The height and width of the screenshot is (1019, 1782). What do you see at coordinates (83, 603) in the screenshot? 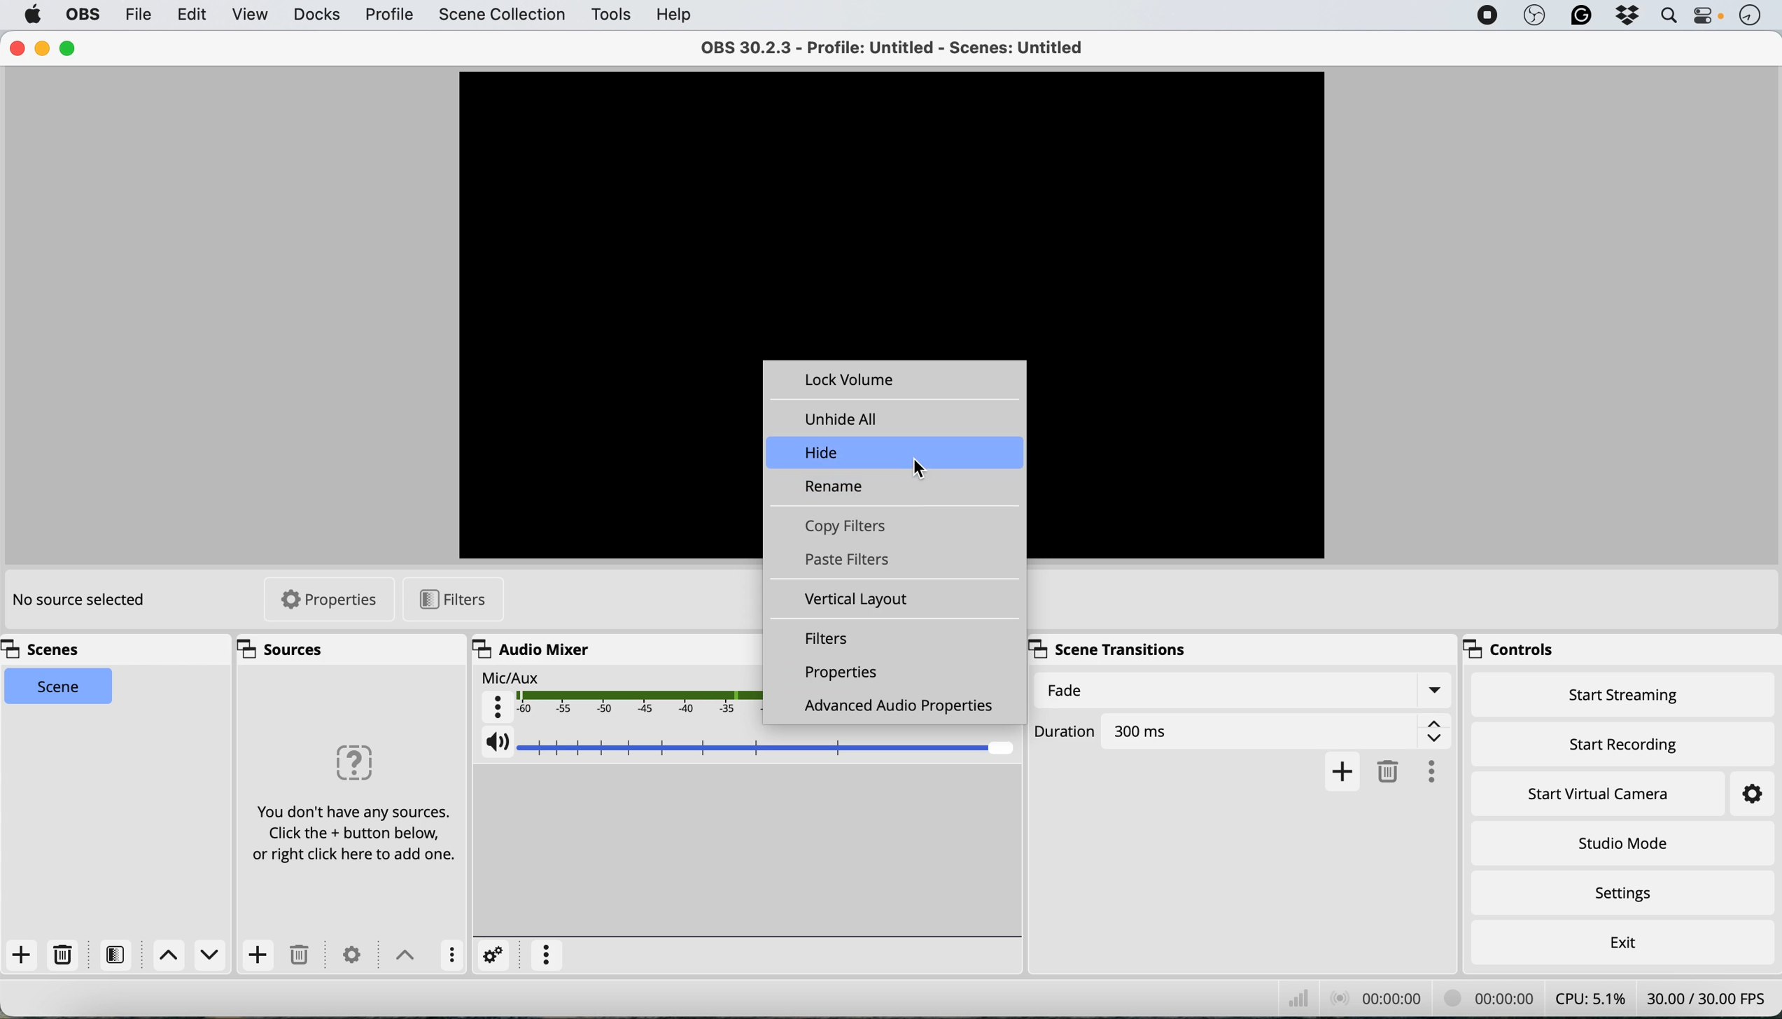
I see `no source selected` at bounding box center [83, 603].